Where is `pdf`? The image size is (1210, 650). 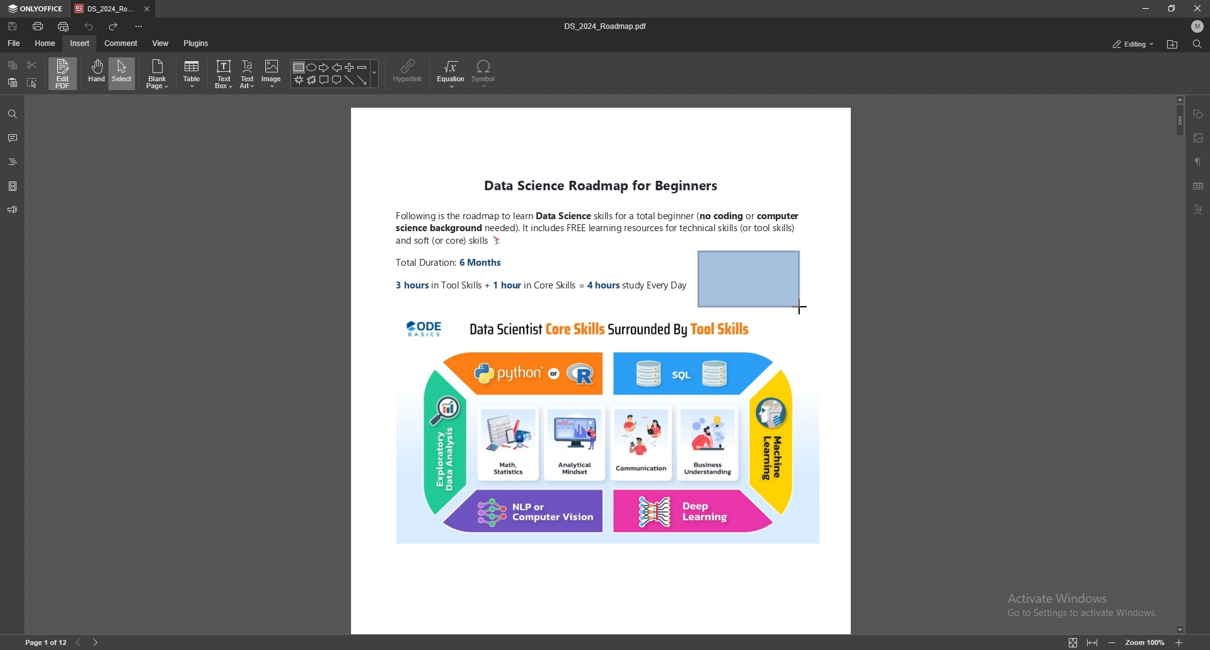
pdf is located at coordinates (672, 273).